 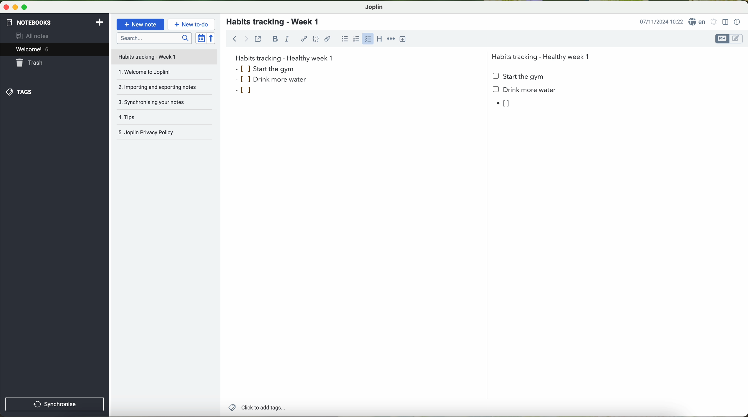 I want to click on importing and exporting notes, so click(x=164, y=89).